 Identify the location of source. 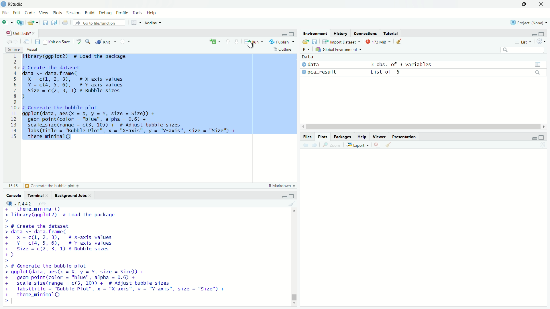
(14, 49).